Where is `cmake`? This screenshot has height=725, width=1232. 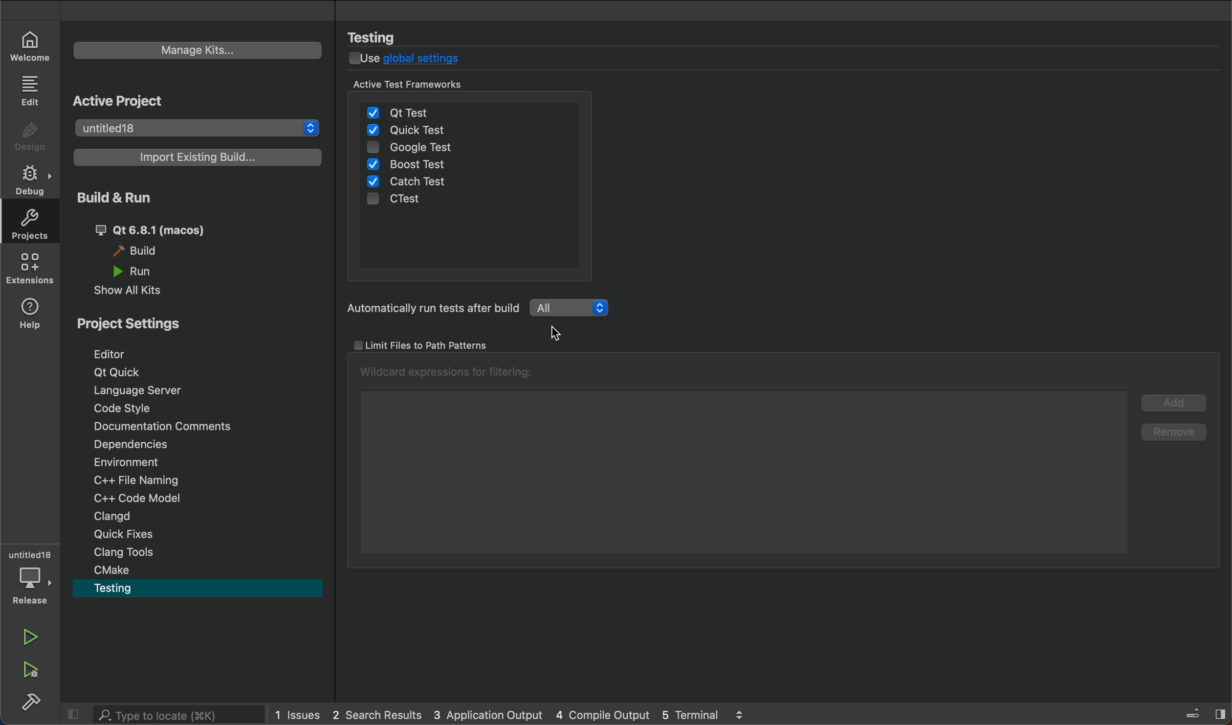 cmake is located at coordinates (115, 569).